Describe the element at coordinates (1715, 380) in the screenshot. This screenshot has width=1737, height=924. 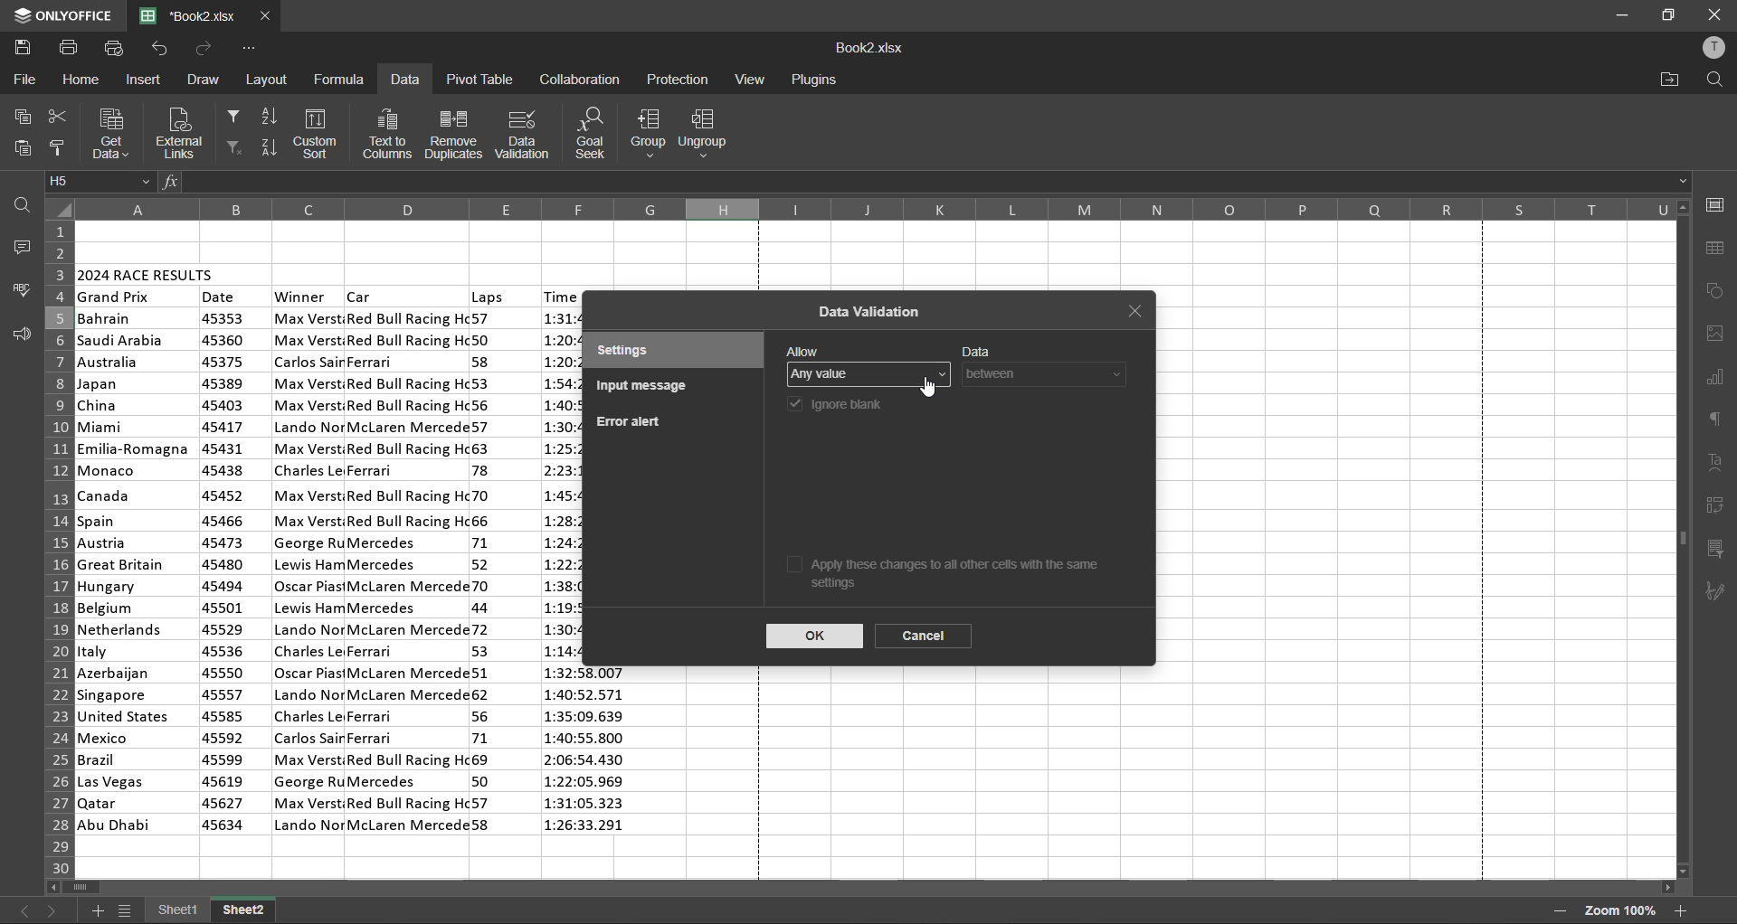
I see `charts` at that location.